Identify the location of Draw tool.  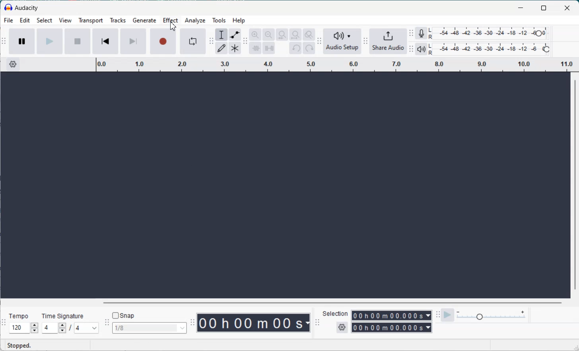
(221, 48).